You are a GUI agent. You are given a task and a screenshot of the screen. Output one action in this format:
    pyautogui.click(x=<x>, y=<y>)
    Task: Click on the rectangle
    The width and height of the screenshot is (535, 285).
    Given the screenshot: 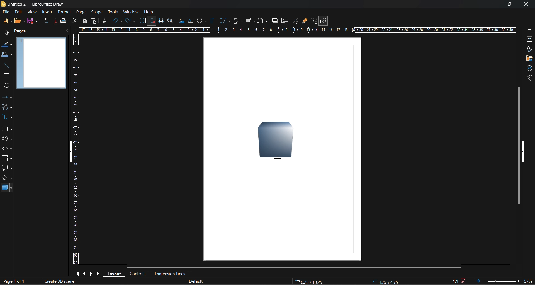 What is the action you would take?
    pyautogui.click(x=7, y=76)
    